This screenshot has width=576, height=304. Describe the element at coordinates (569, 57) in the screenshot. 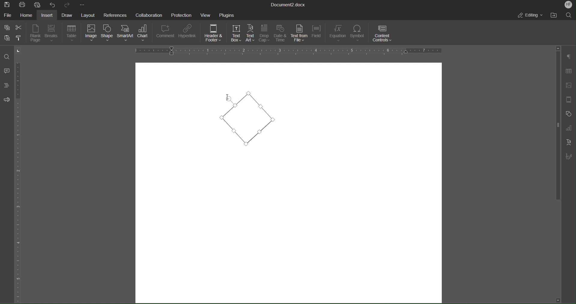

I see `Paragraph Settings` at that location.